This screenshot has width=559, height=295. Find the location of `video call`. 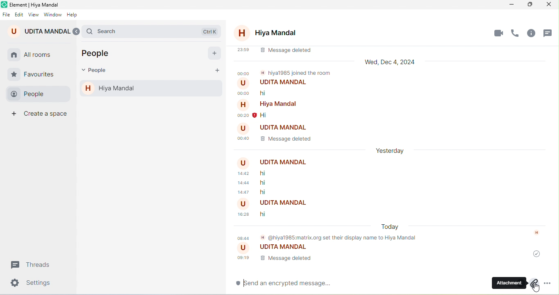

video call is located at coordinates (498, 33).